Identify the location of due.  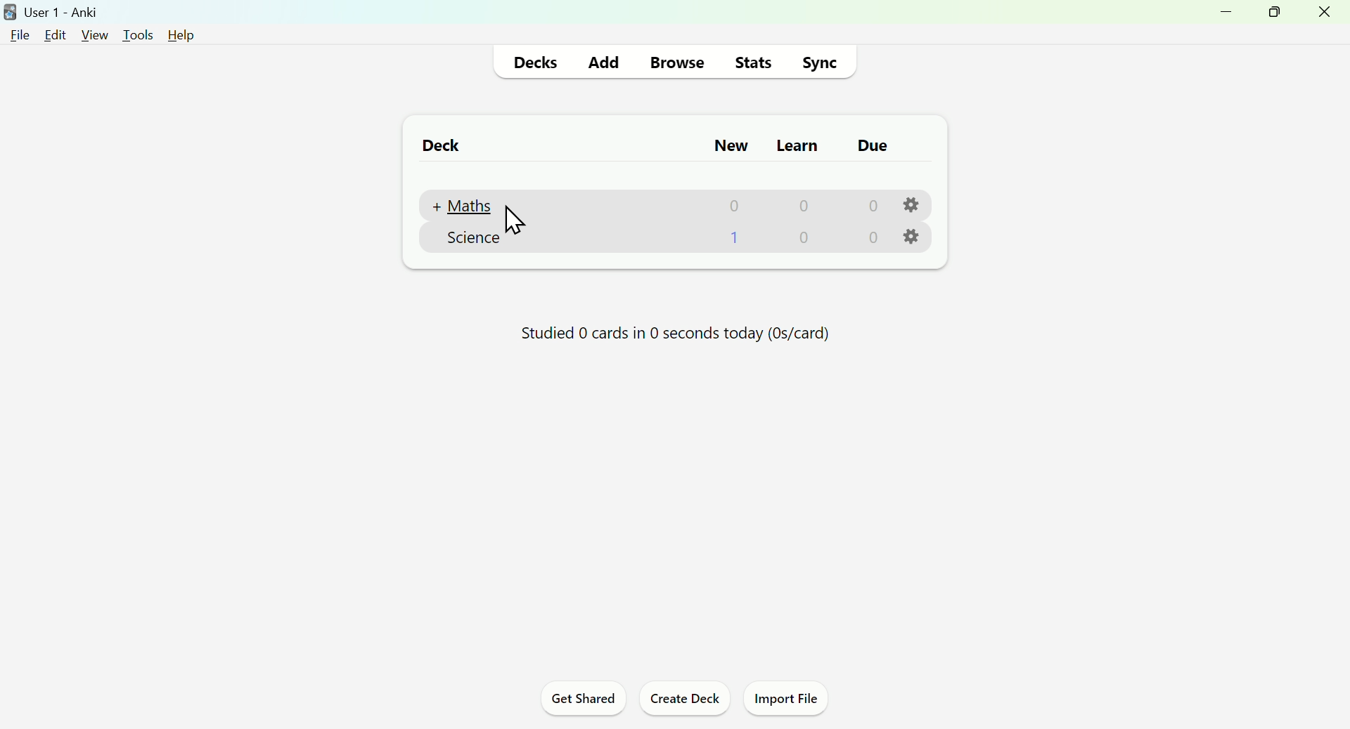
(873, 146).